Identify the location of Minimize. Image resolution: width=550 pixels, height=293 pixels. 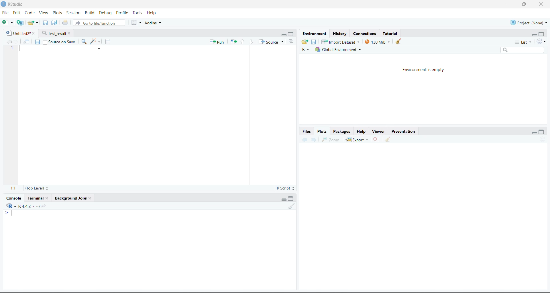
(533, 132).